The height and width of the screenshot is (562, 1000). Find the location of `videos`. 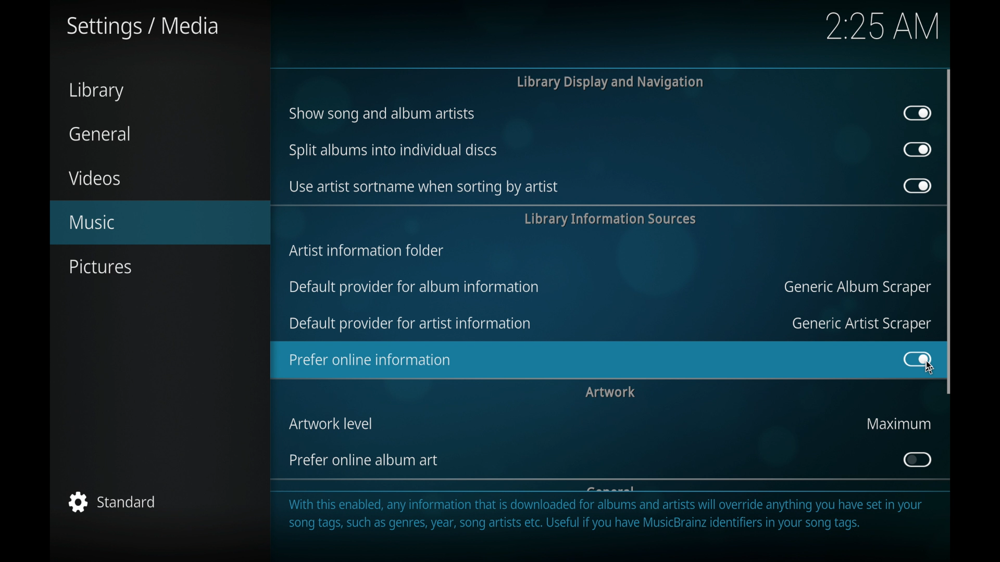

videos is located at coordinates (96, 177).